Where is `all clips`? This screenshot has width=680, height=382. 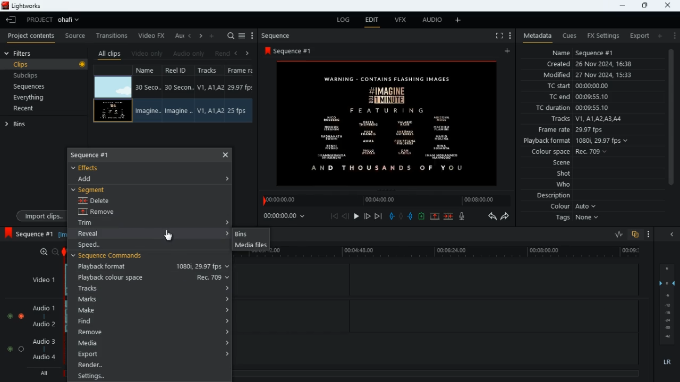 all clips is located at coordinates (109, 53).